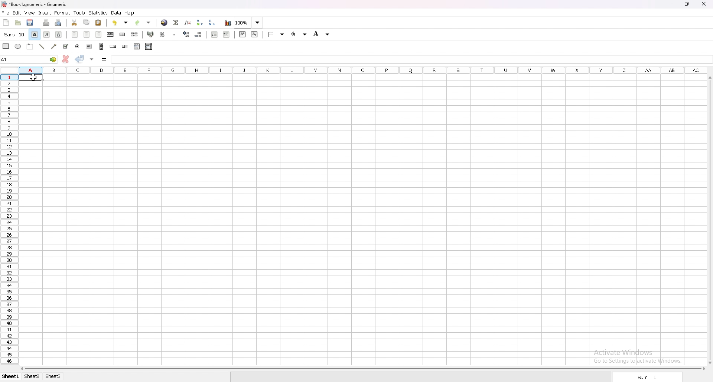 This screenshot has width=713, height=382. What do you see at coordinates (30, 46) in the screenshot?
I see `frame` at bounding box center [30, 46].